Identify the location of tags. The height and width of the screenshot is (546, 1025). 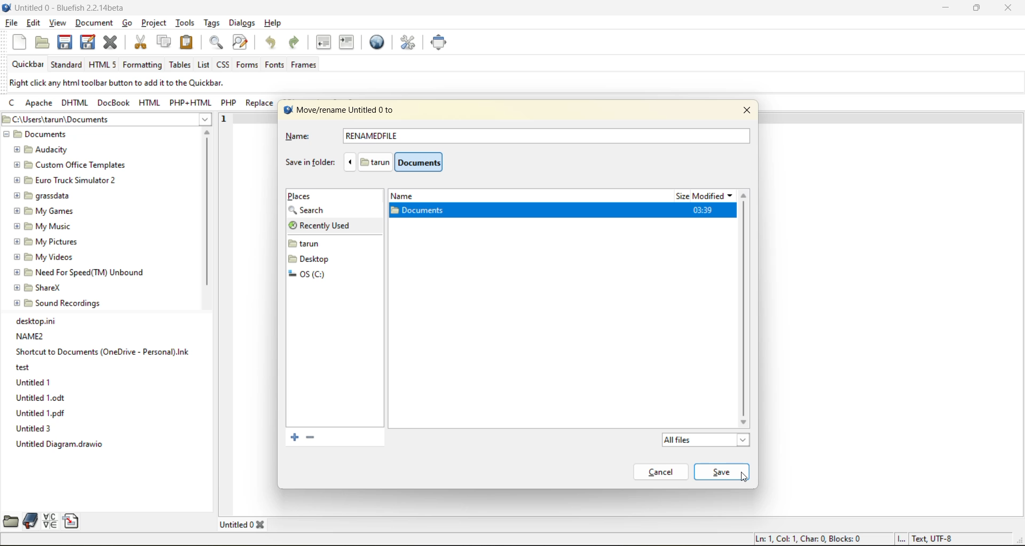
(214, 24).